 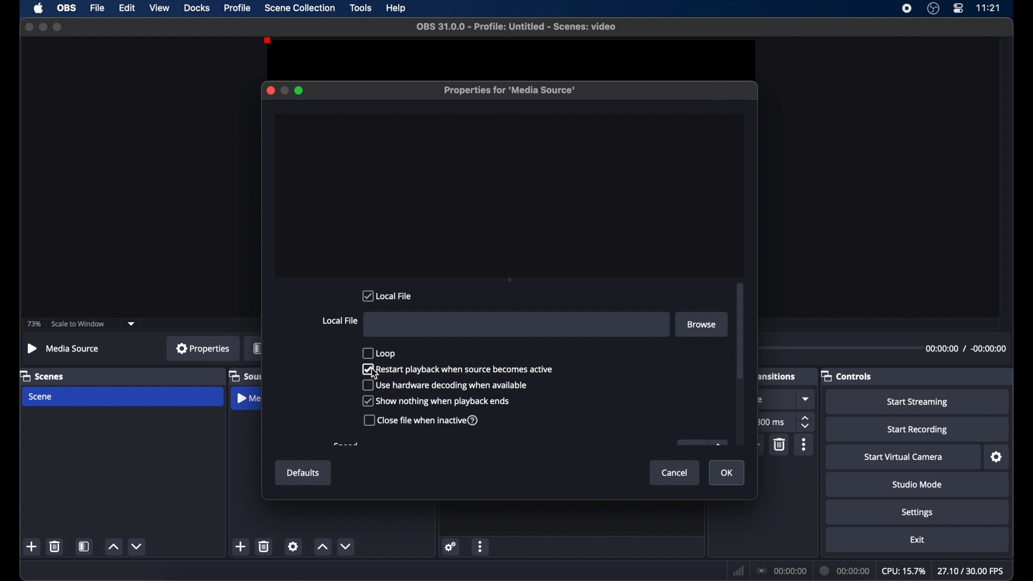 I want to click on scenes, so click(x=43, y=375).